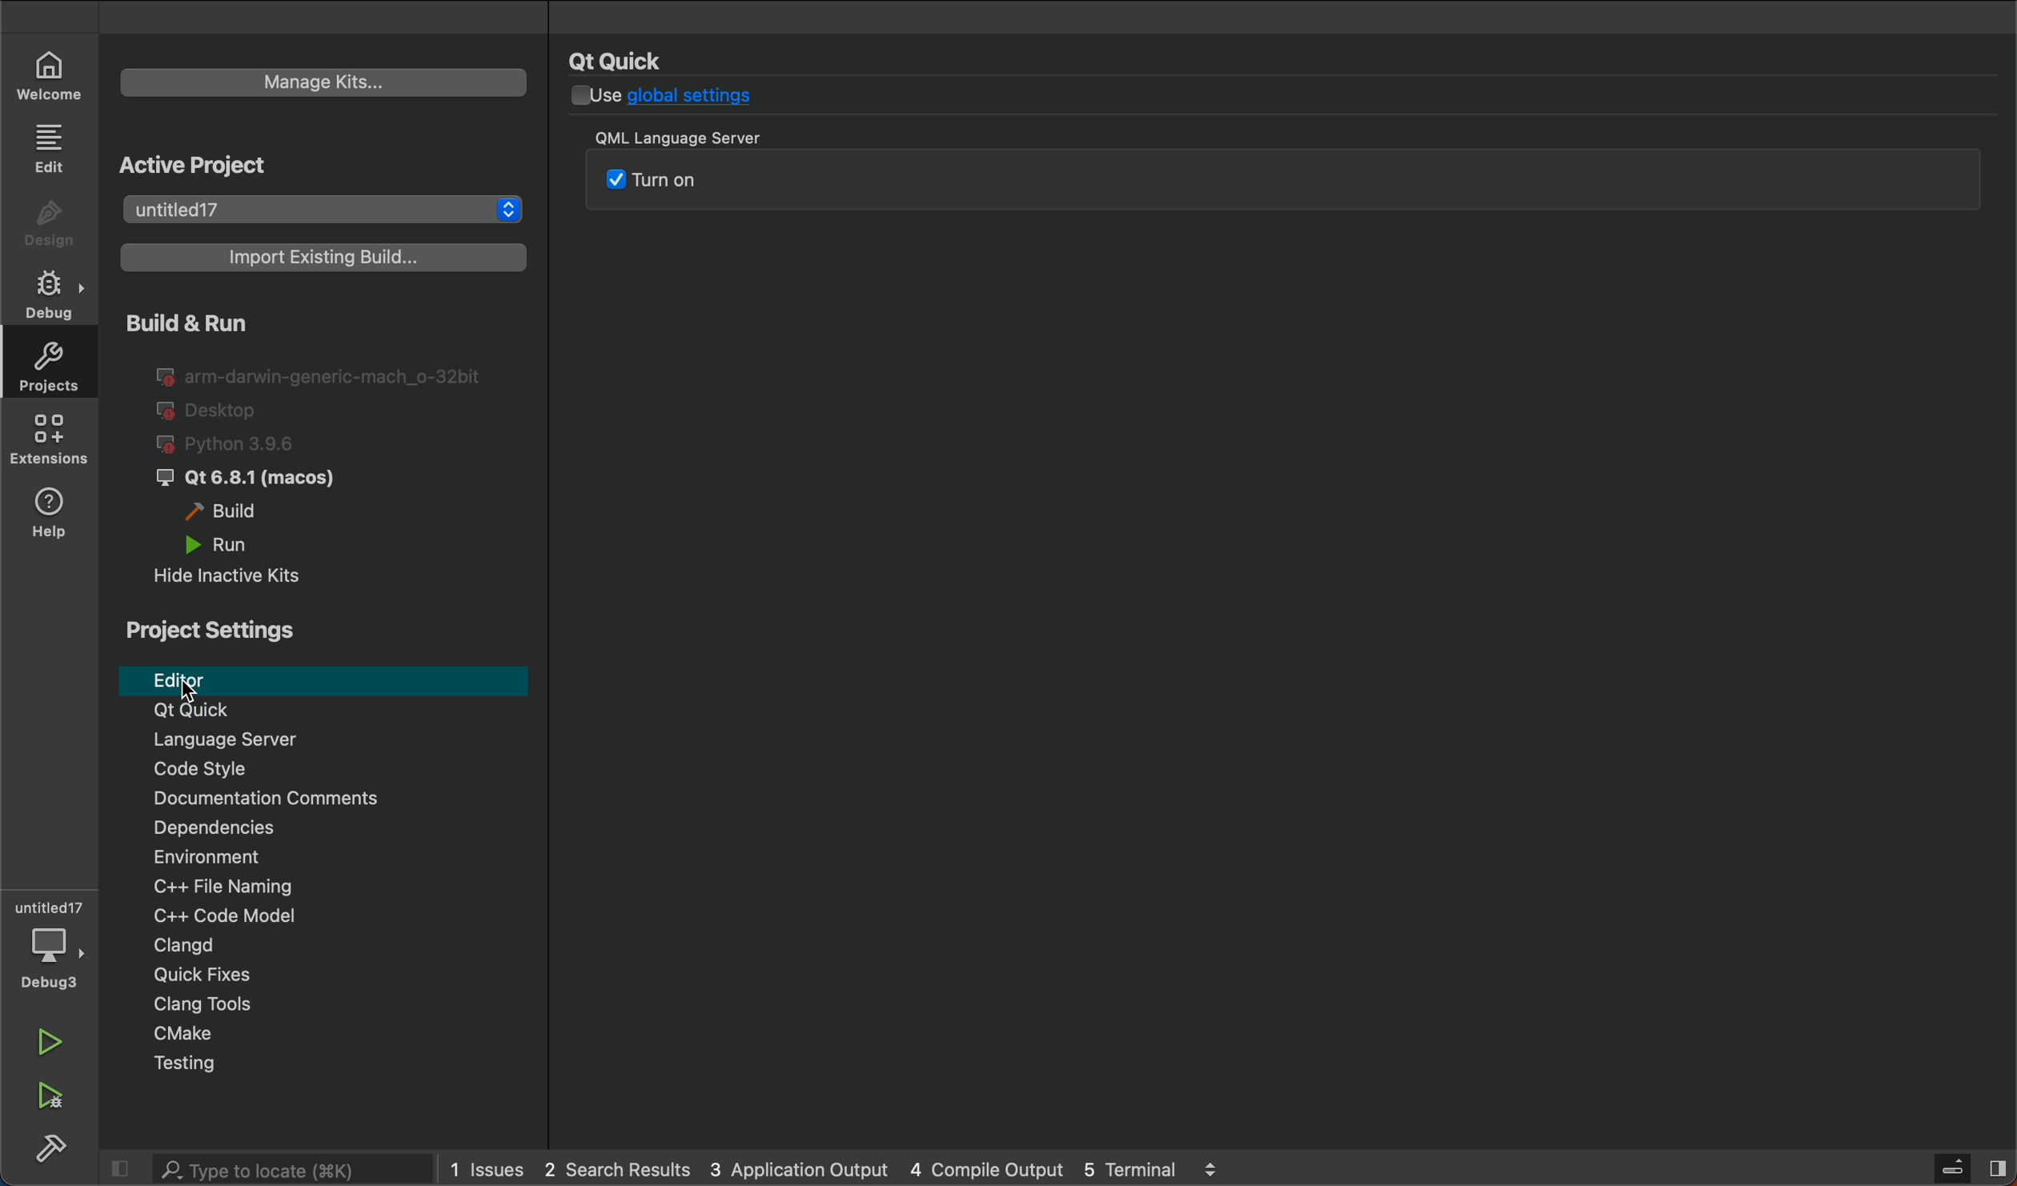 The width and height of the screenshot is (2017, 1186). What do you see at coordinates (241, 515) in the screenshot?
I see `build ` at bounding box center [241, 515].